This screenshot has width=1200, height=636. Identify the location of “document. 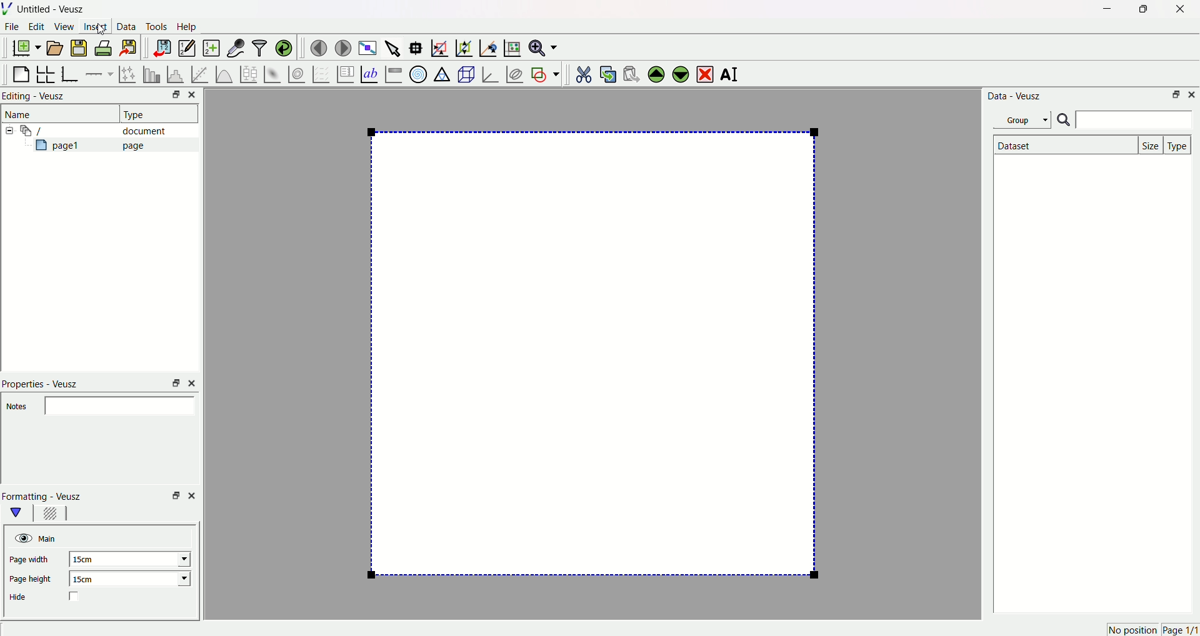
(99, 130).